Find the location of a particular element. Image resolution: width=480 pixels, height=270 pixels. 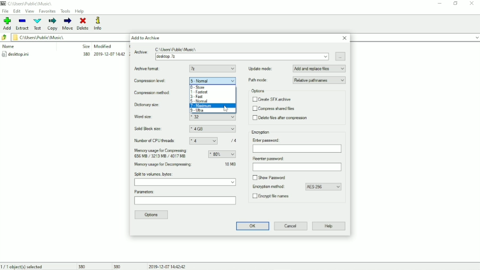

Minimize is located at coordinates (440, 4).